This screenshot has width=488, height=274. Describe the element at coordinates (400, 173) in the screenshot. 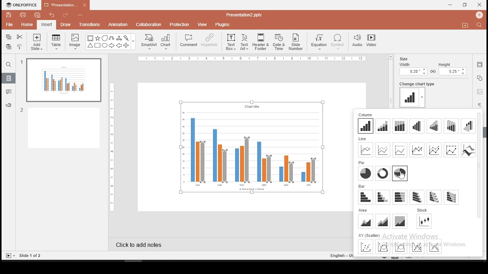

I see `pie 3` at that location.